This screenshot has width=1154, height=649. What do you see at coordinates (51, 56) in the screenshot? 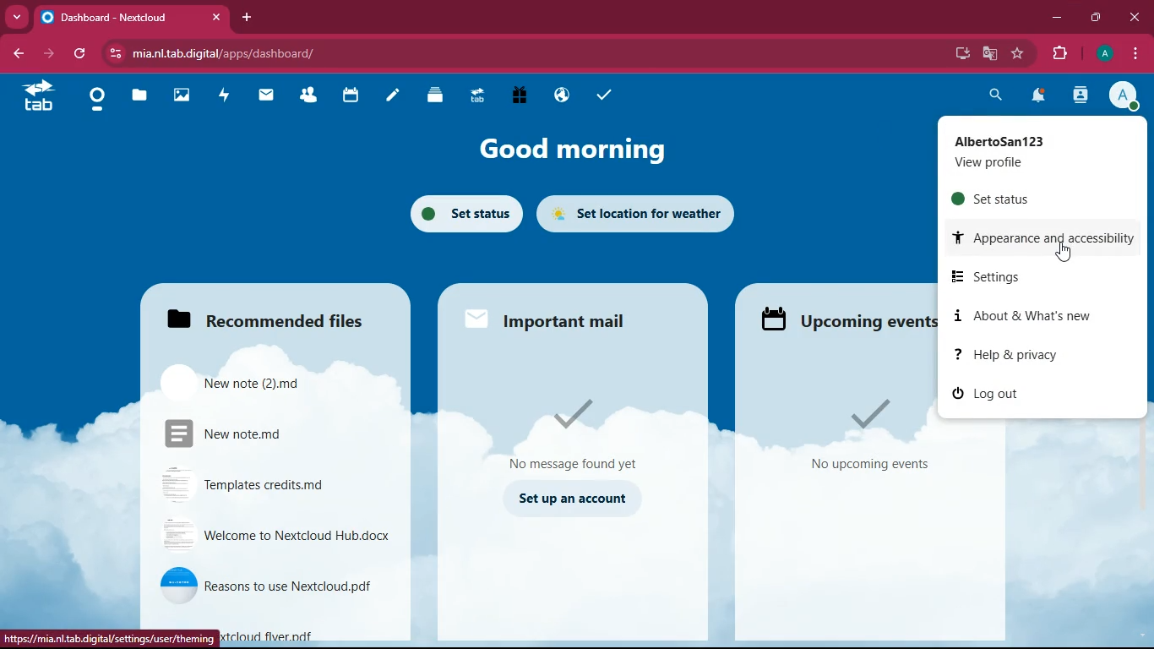
I see `forward` at bounding box center [51, 56].